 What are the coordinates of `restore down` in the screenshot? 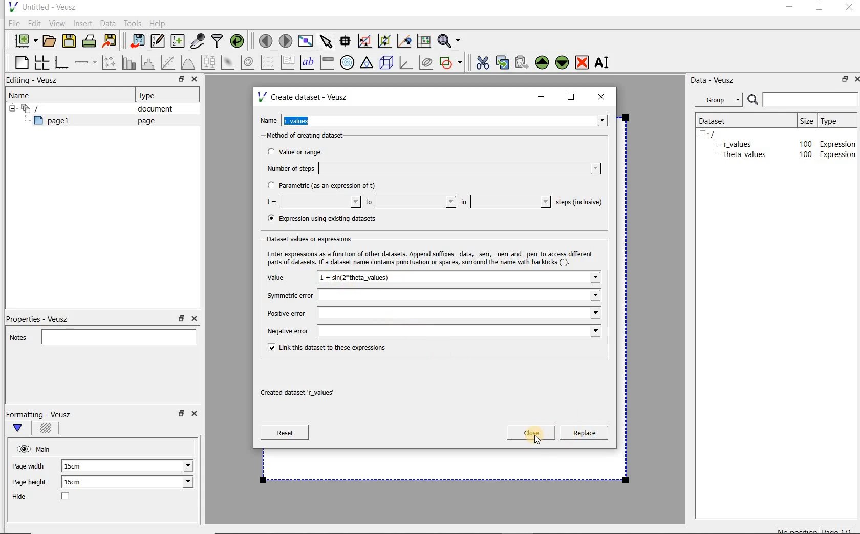 It's located at (179, 80).